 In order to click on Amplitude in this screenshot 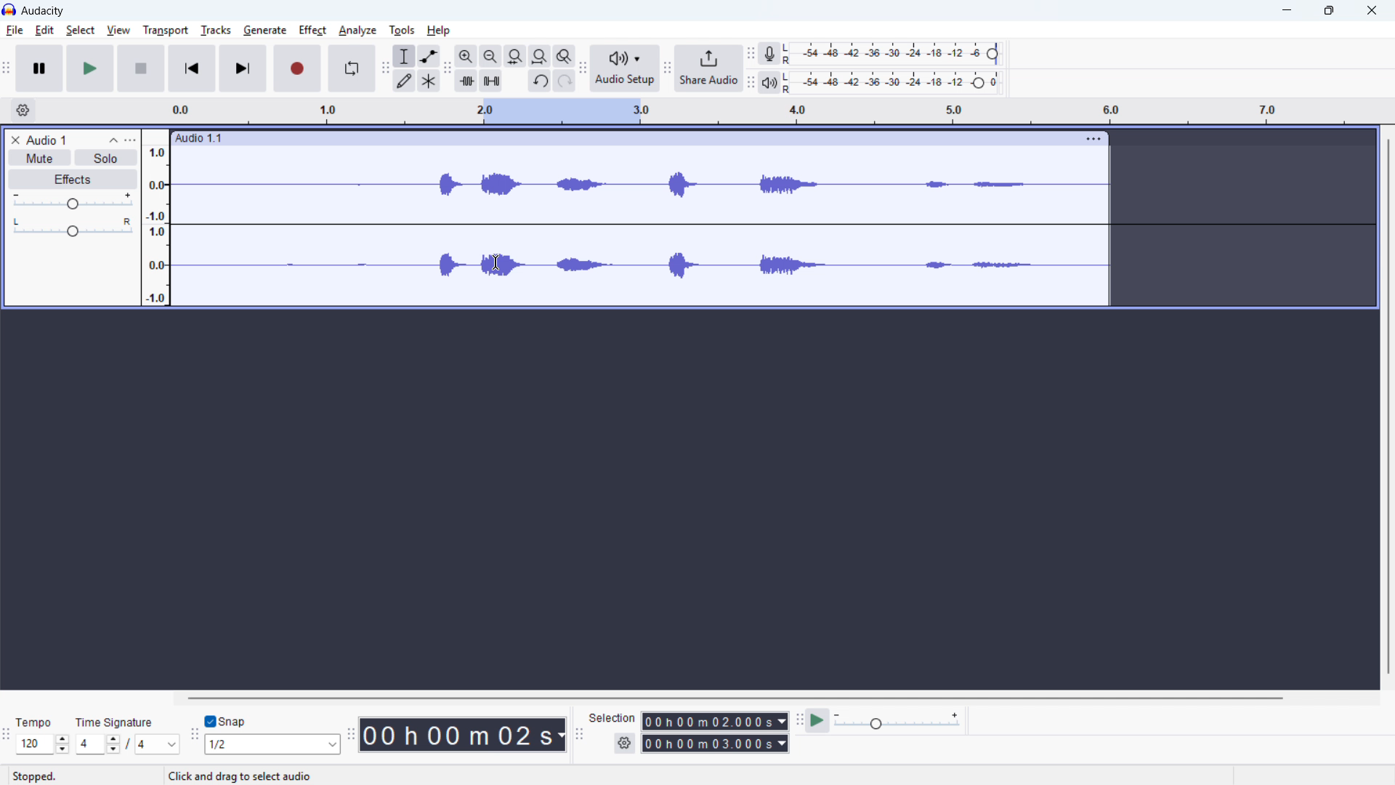, I will do `click(156, 217)`.